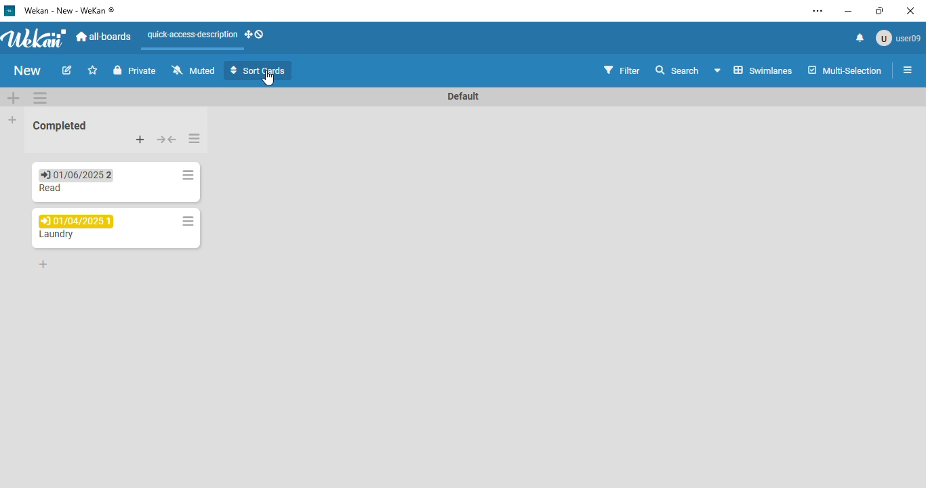  I want to click on notifications, so click(860, 38).